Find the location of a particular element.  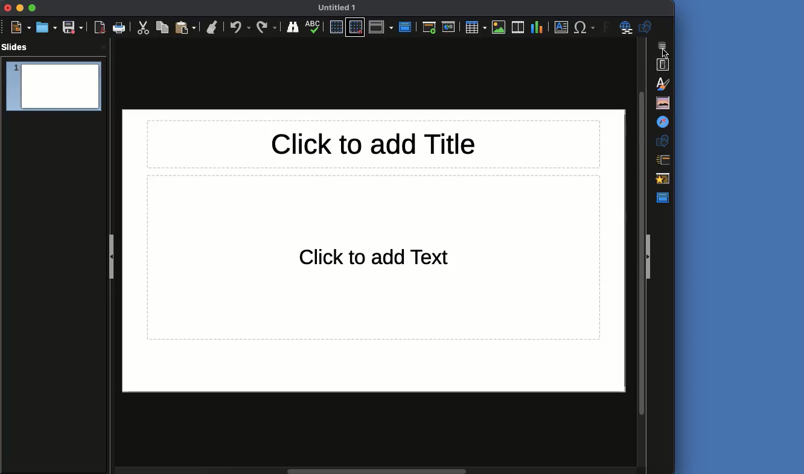

Collapse is located at coordinates (110, 255).